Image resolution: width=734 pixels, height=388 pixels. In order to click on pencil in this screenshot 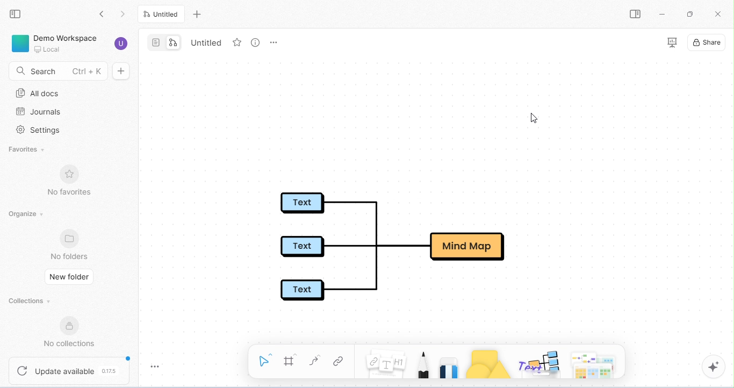, I will do `click(423, 363)`.